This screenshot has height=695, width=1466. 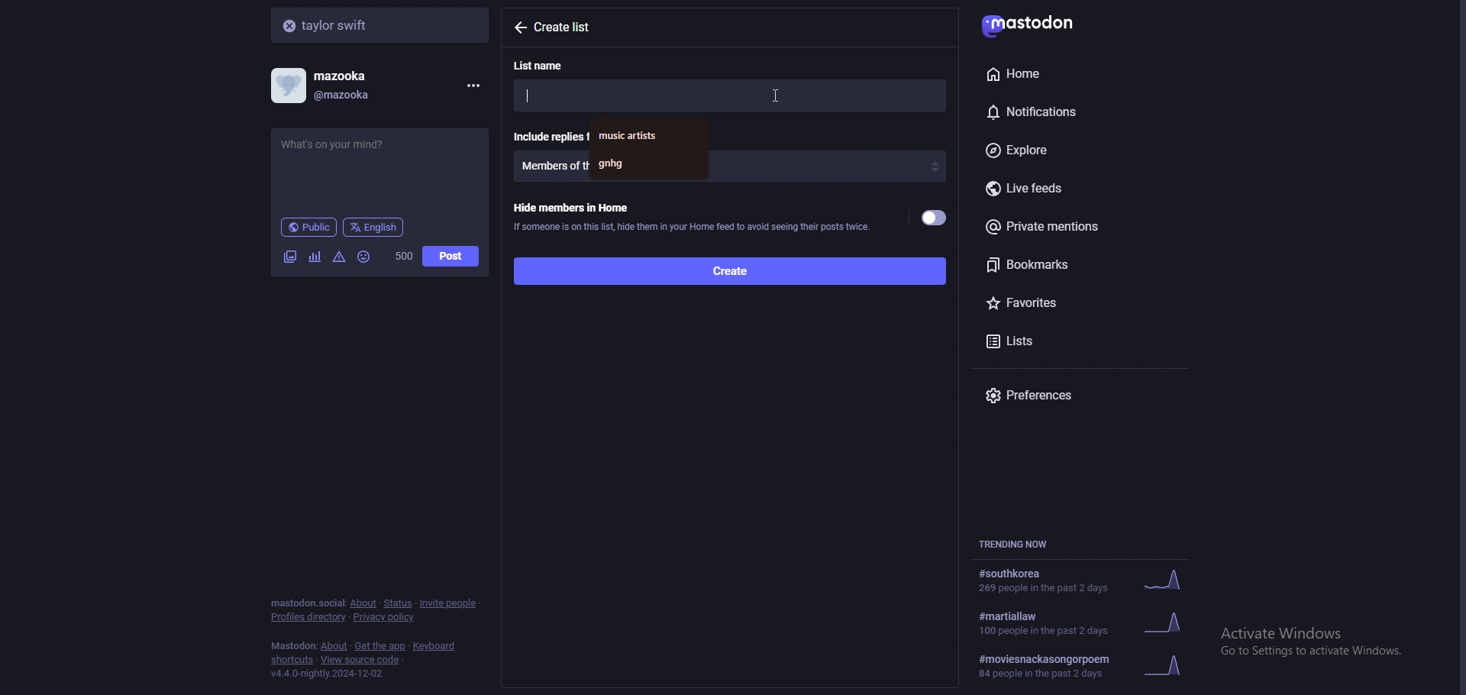 I want to click on private mentions, so click(x=1078, y=226).